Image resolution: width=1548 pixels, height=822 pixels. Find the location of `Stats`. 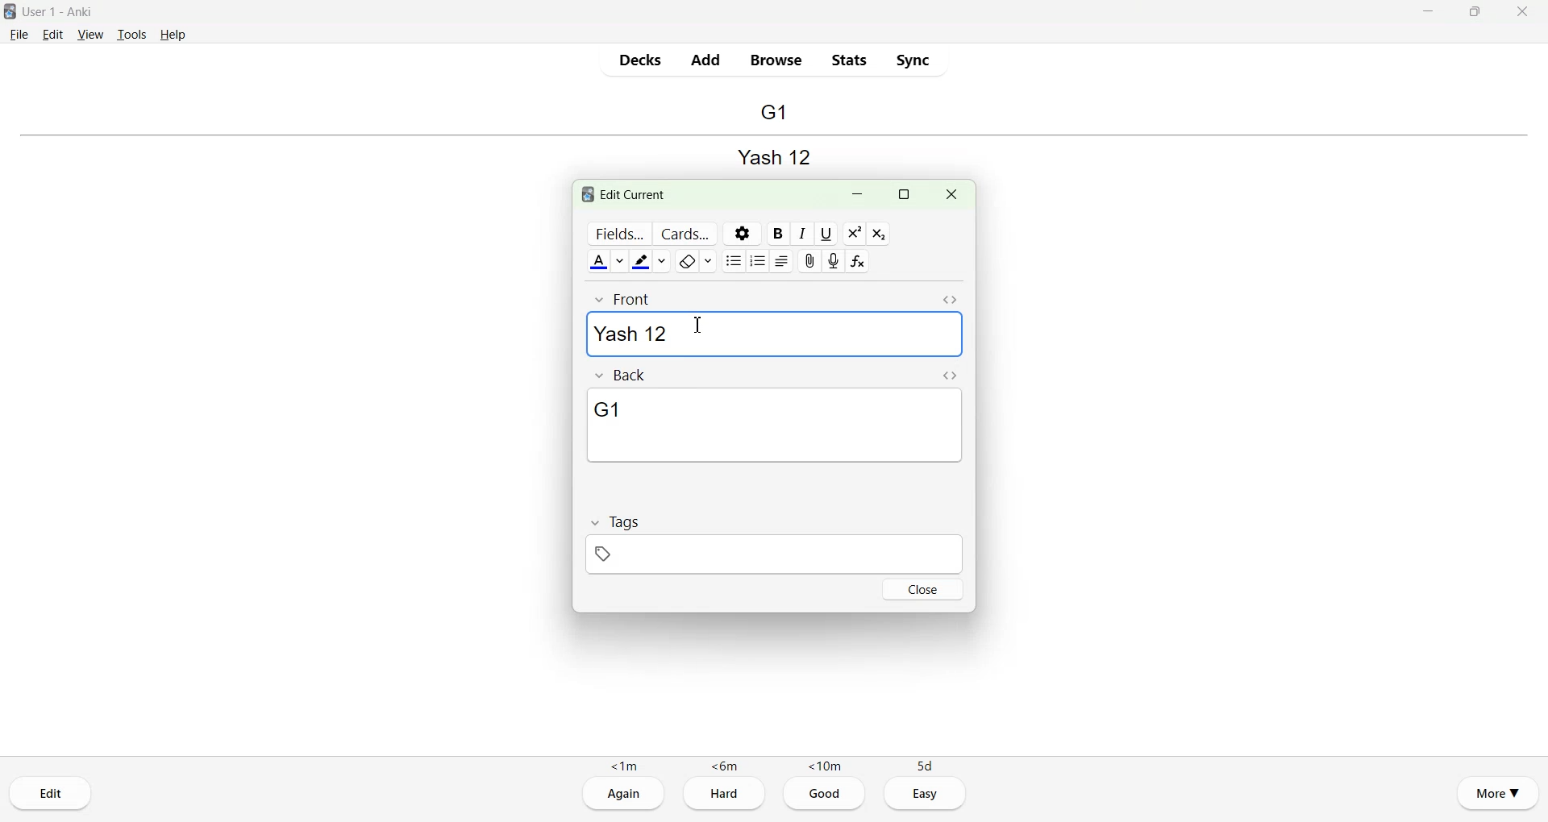

Stats is located at coordinates (847, 60).